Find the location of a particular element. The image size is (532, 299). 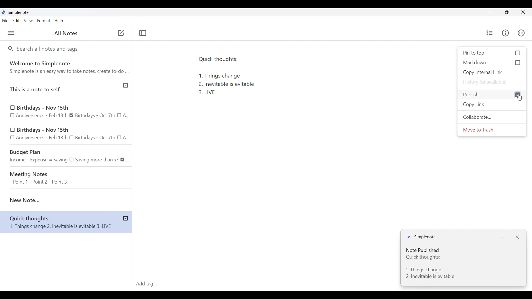

Text pasted is located at coordinates (250, 79).